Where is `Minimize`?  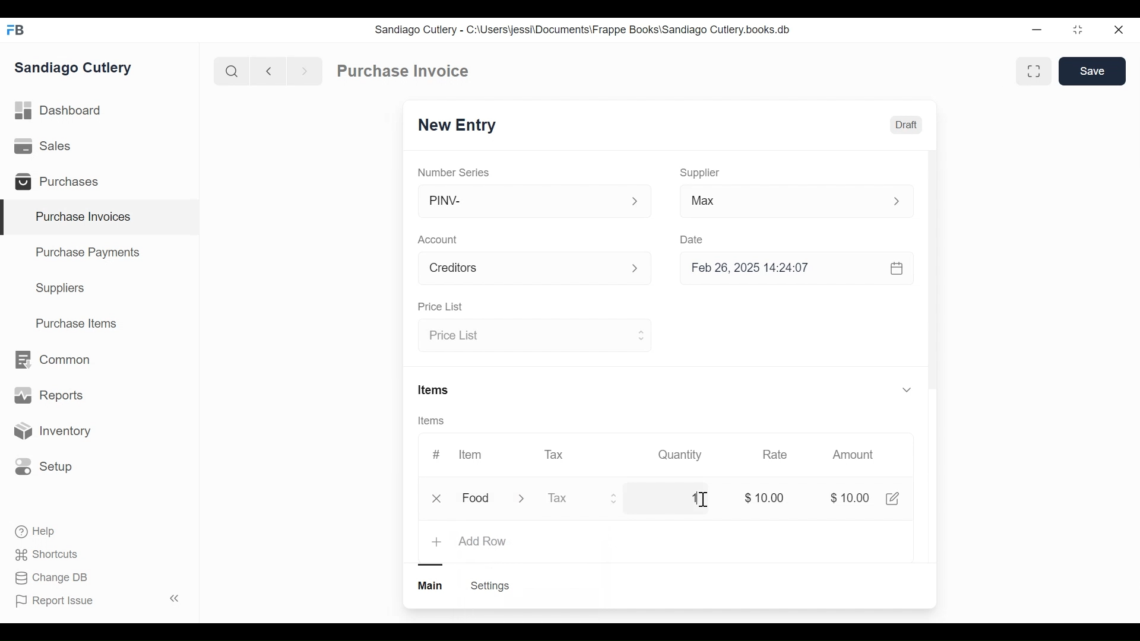
Minimize is located at coordinates (1034, 30).